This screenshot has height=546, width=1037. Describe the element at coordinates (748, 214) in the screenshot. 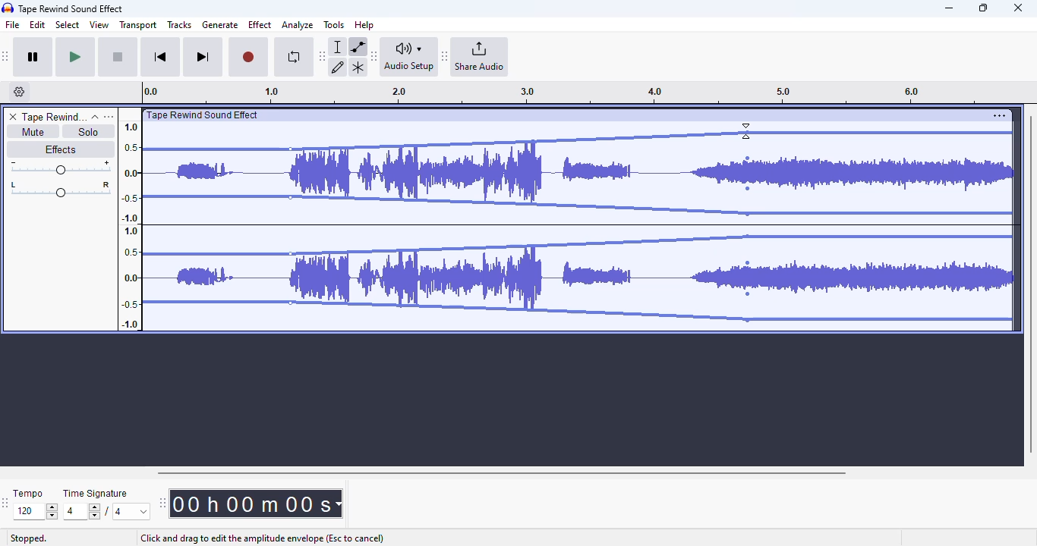

I see `Control point` at that location.